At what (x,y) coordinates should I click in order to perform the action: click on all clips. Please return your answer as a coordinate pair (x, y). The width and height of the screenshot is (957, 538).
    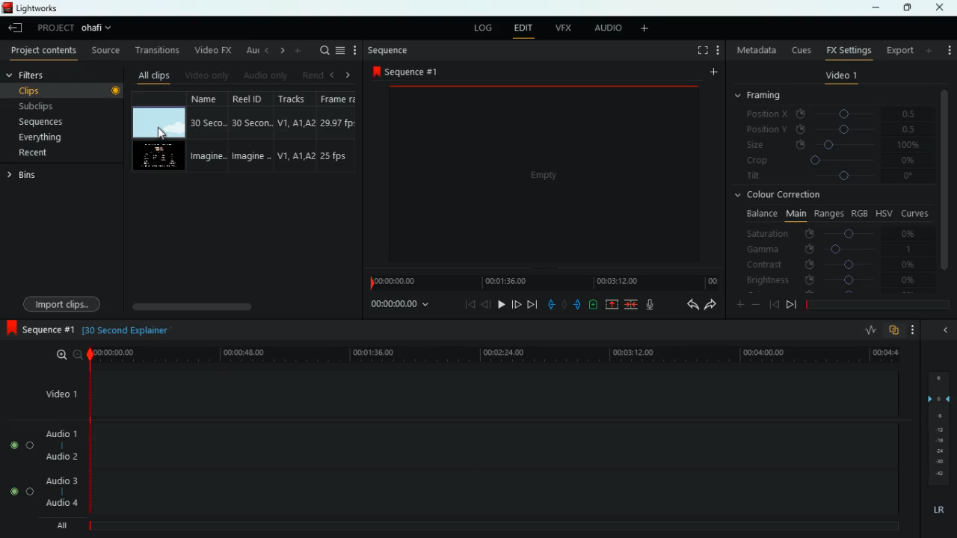
    Looking at the image, I should click on (151, 73).